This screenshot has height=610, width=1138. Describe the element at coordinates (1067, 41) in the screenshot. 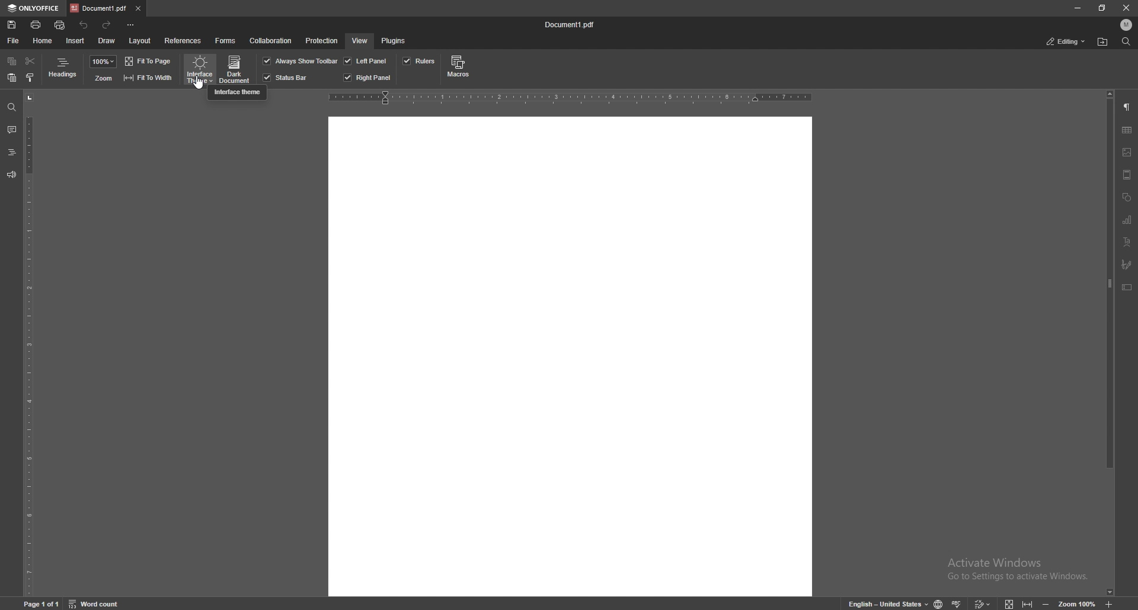

I see `status` at that location.